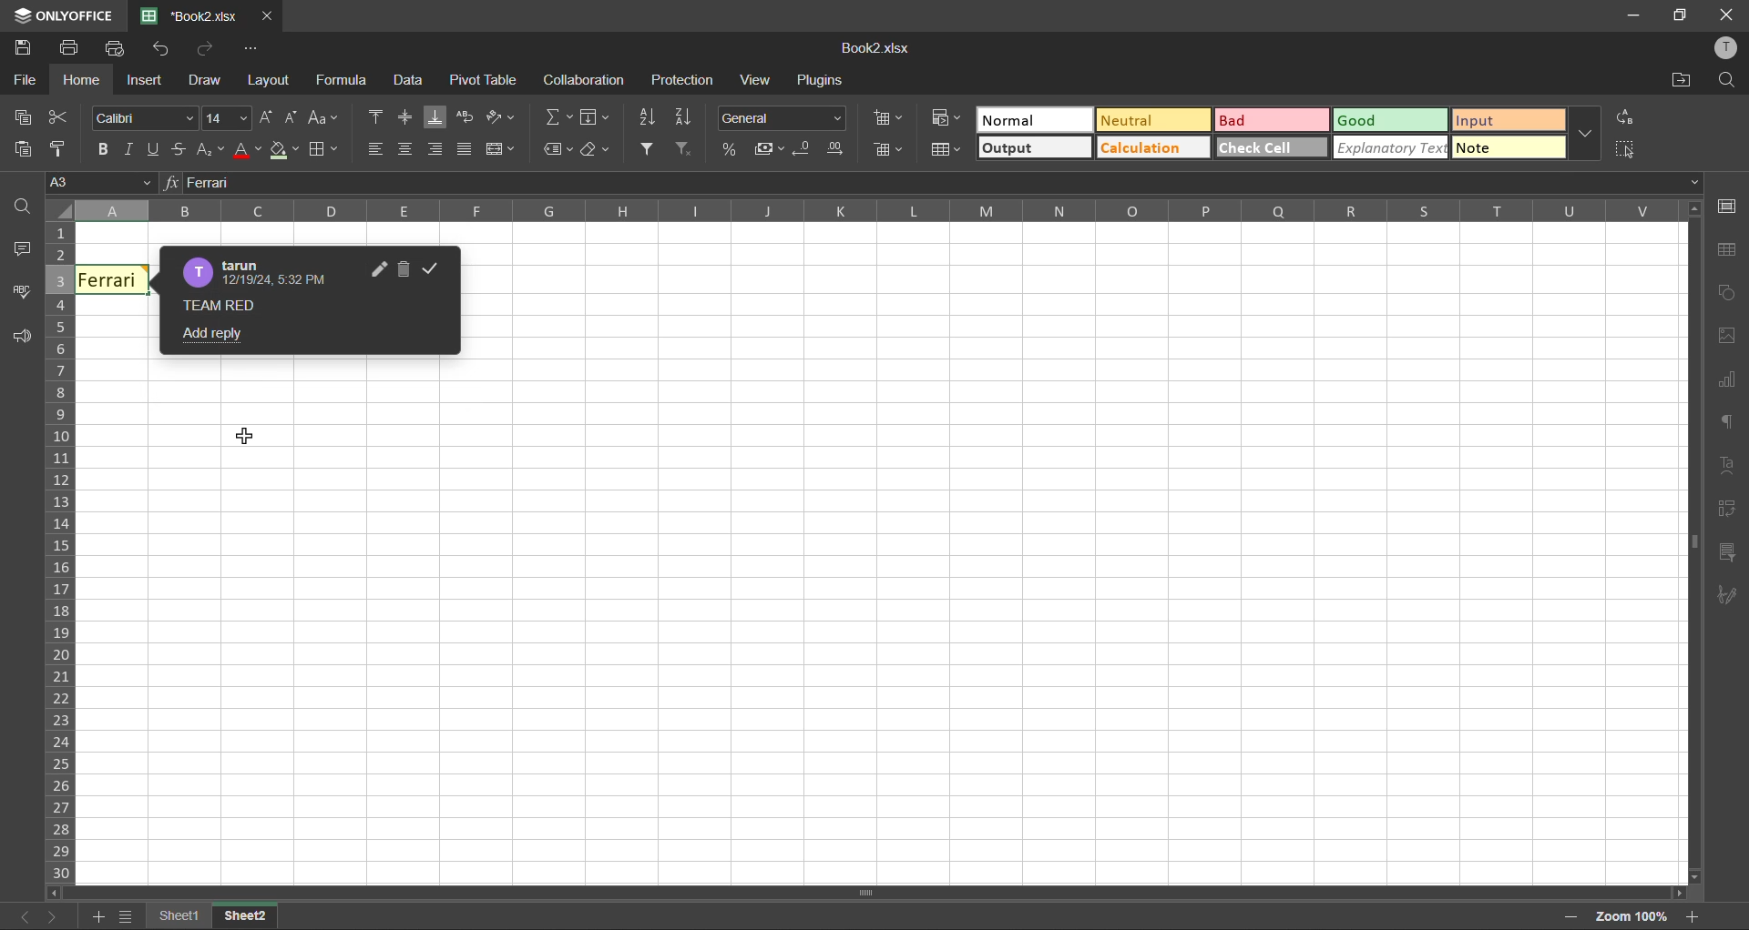  Describe the element at coordinates (501, 116) in the screenshot. I see `orientation` at that location.